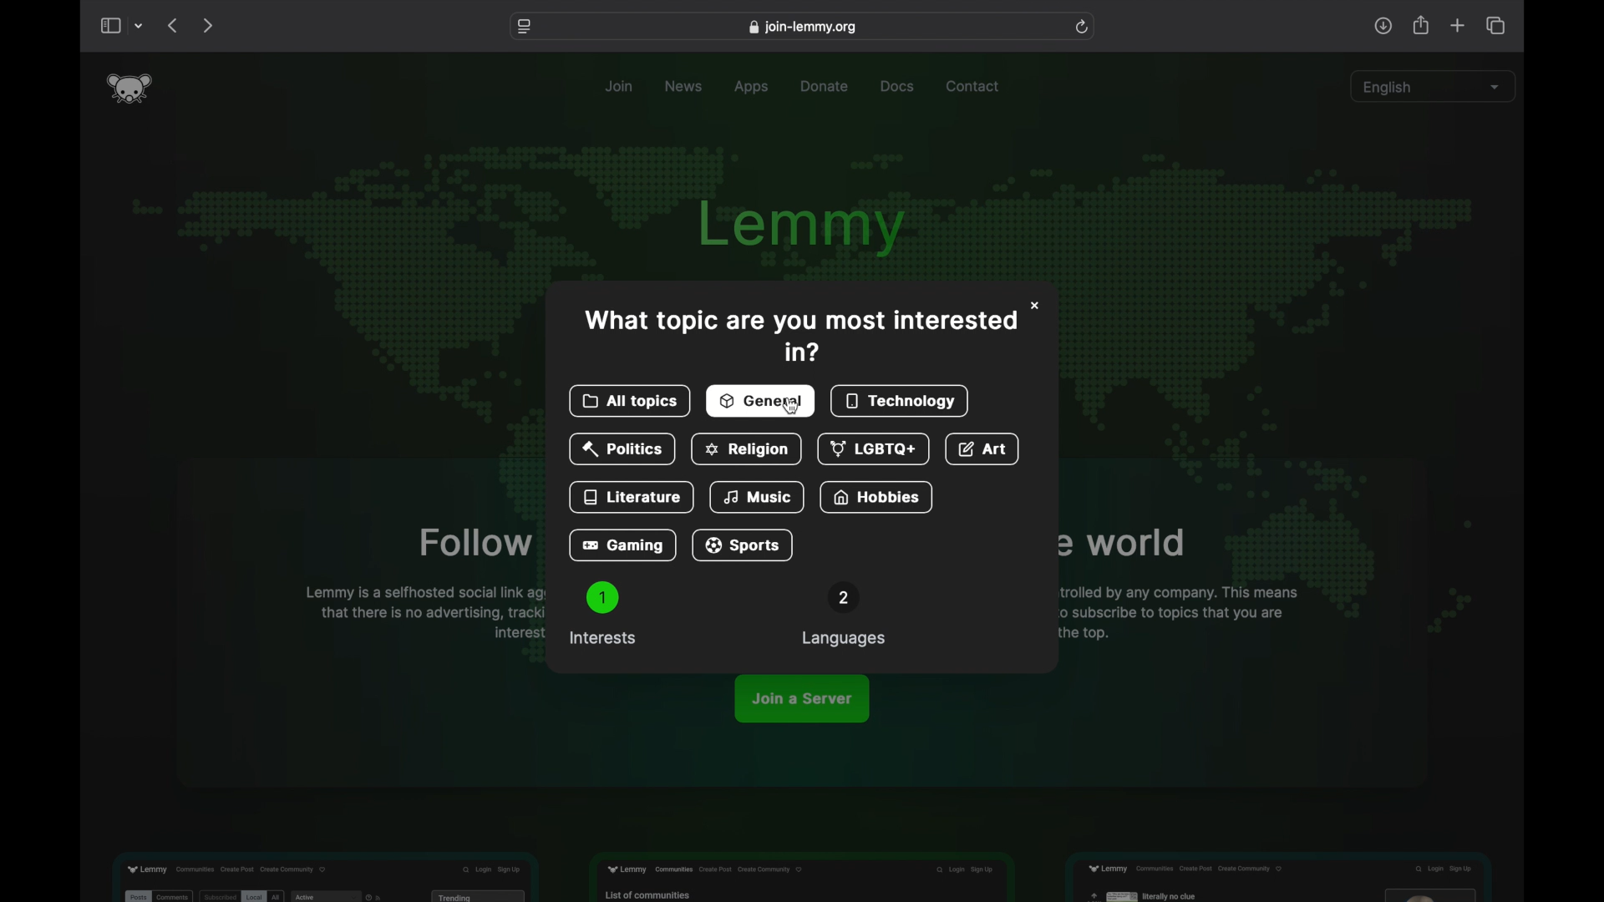  Describe the element at coordinates (324, 874) in the screenshot. I see `feature preview` at that location.